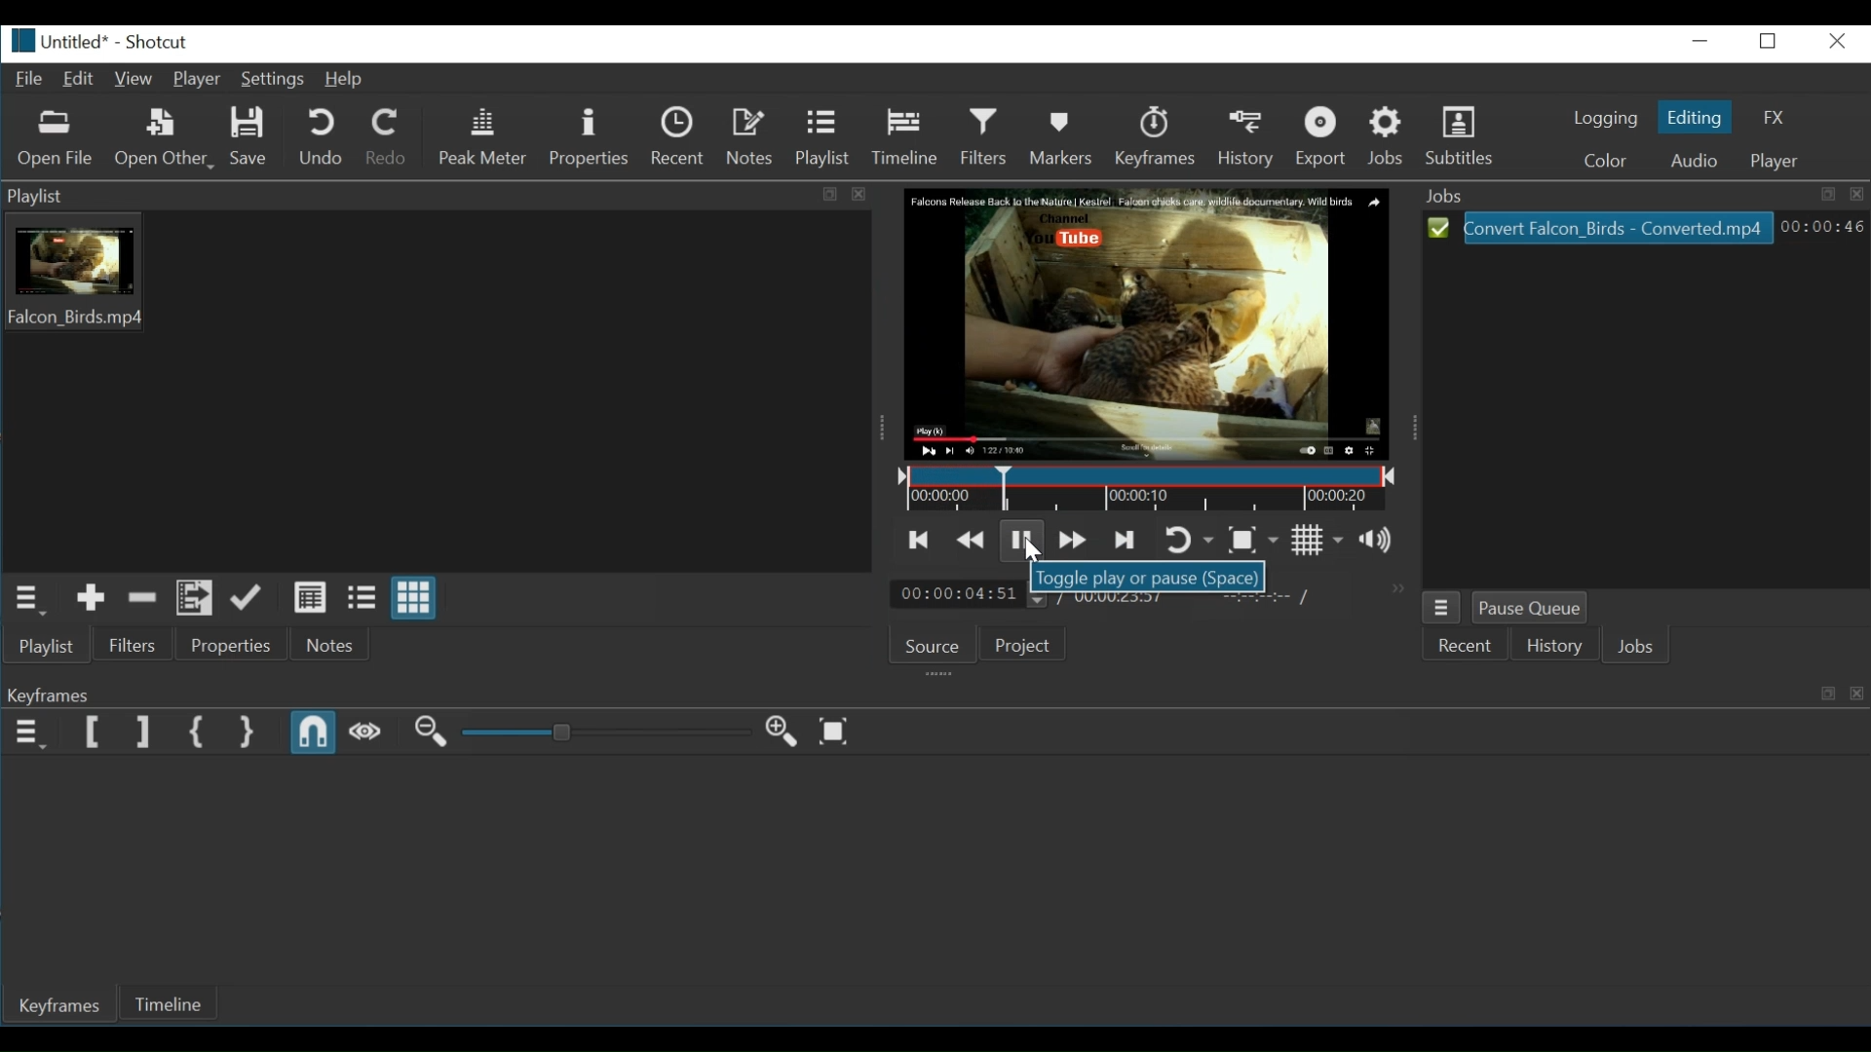 This screenshot has width=1871, height=1052. What do you see at coordinates (1601, 228) in the screenshot?
I see `Convert Falcon_Birds - Converted.mp4` at bounding box center [1601, 228].